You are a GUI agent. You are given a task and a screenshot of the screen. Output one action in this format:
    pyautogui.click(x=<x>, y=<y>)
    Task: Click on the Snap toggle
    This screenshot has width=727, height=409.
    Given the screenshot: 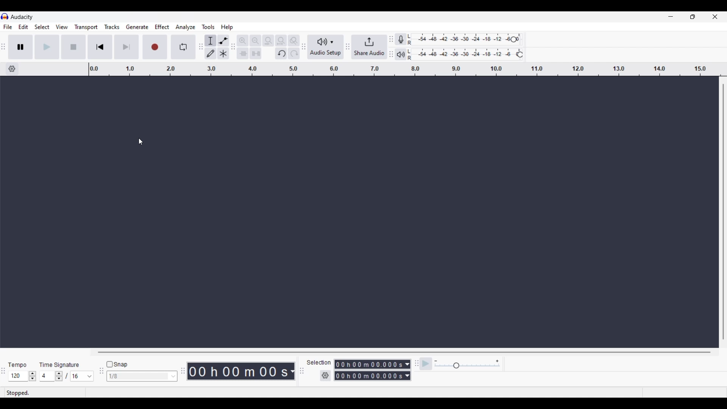 What is the action you would take?
    pyautogui.click(x=117, y=365)
    